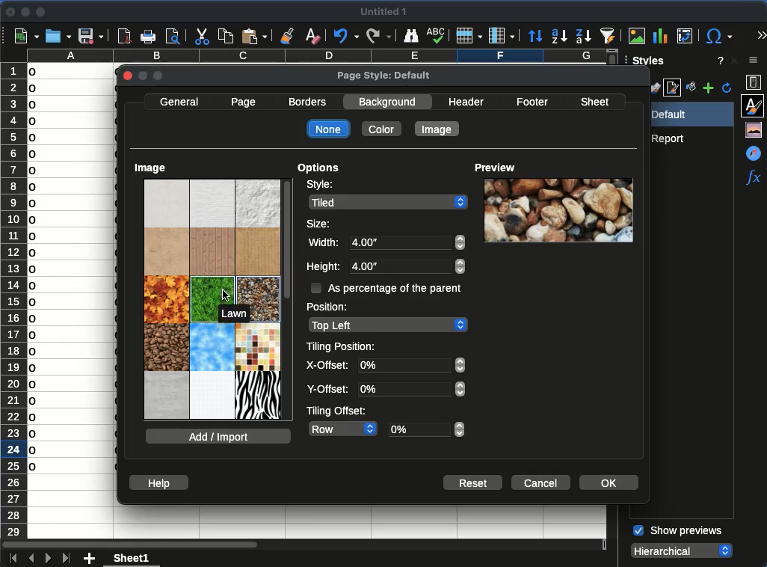 This screenshot has width=767, height=567. I want to click on image, so click(152, 168).